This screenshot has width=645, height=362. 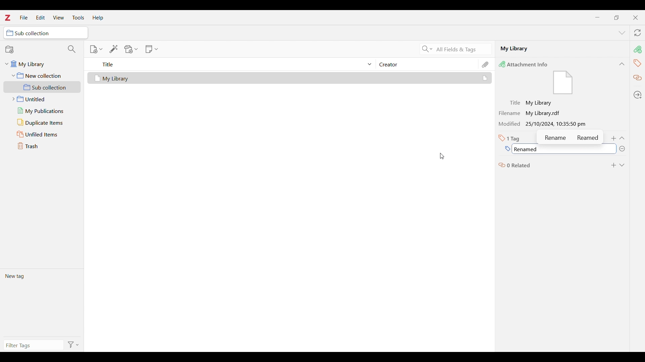 What do you see at coordinates (622, 64) in the screenshot?
I see `Collapse` at bounding box center [622, 64].